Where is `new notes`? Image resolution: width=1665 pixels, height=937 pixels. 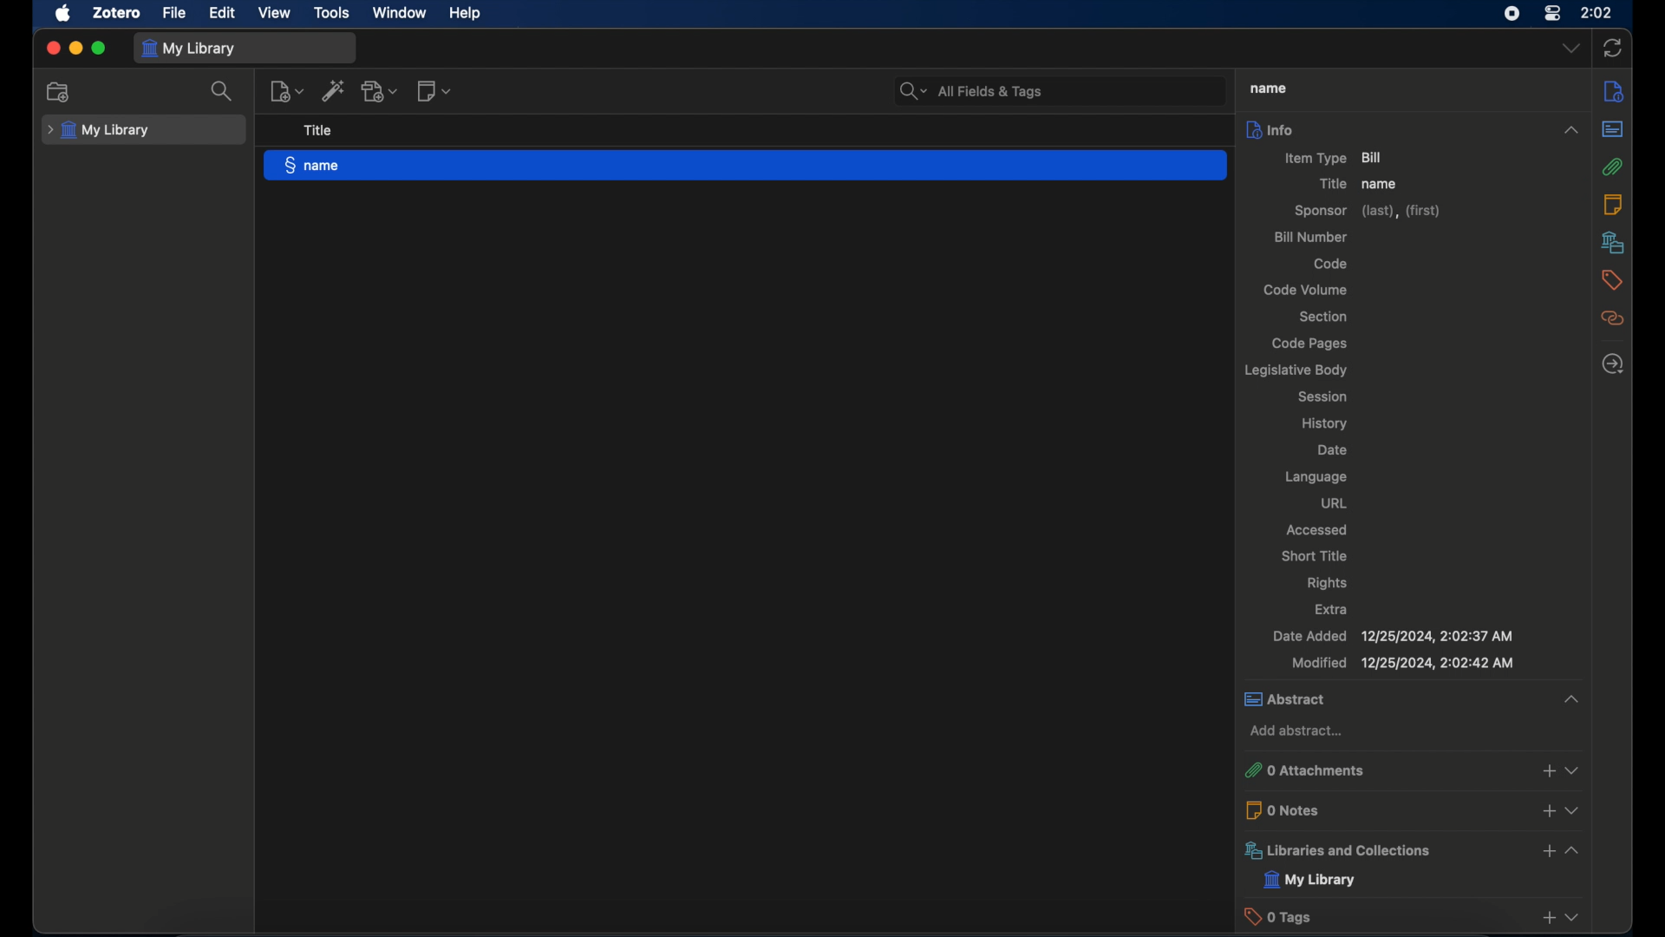 new notes is located at coordinates (436, 91).